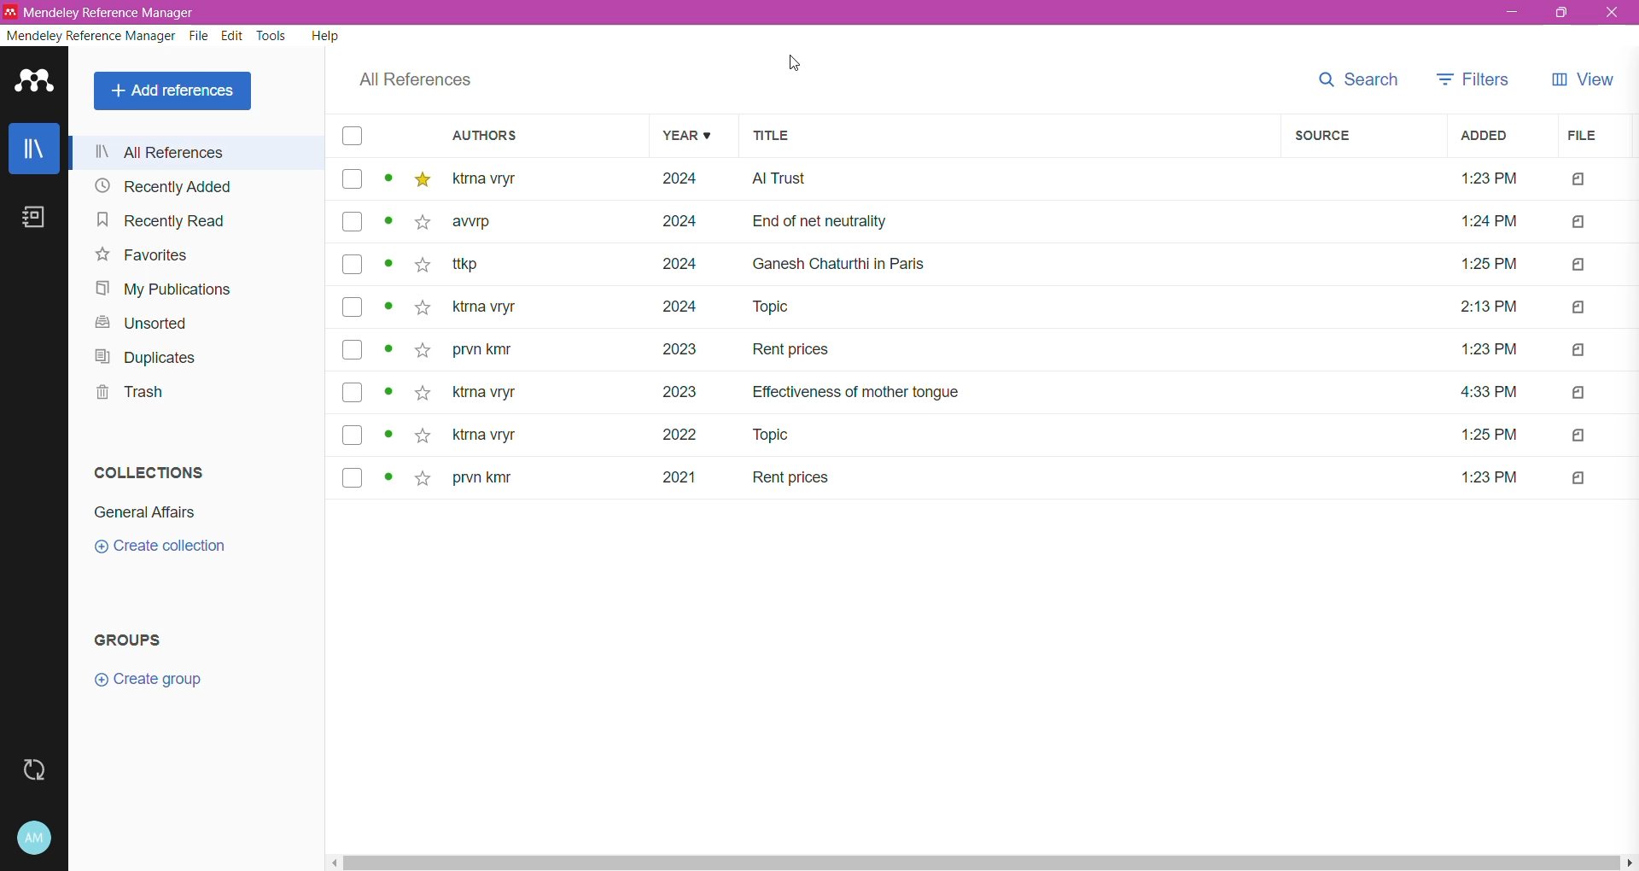 The width and height of the screenshot is (1639, 871). Describe the element at coordinates (1489, 220) in the screenshot. I see `1:24 PM` at that location.